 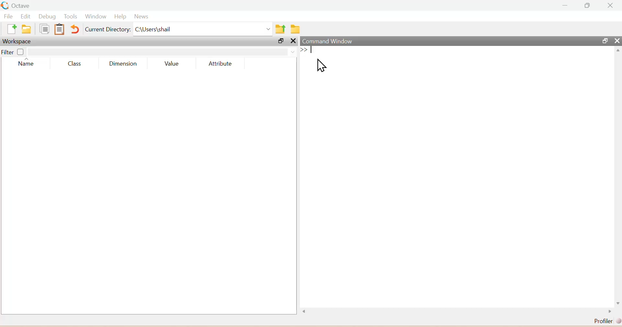 I want to click on scroll up, so click(x=617, y=51).